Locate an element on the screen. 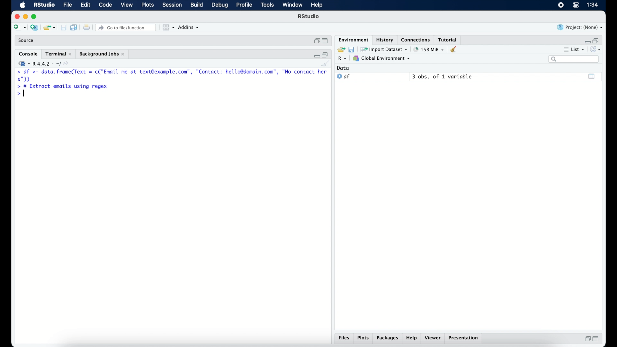 The image size is (617, 347). History is located at coordinates (384, 40).